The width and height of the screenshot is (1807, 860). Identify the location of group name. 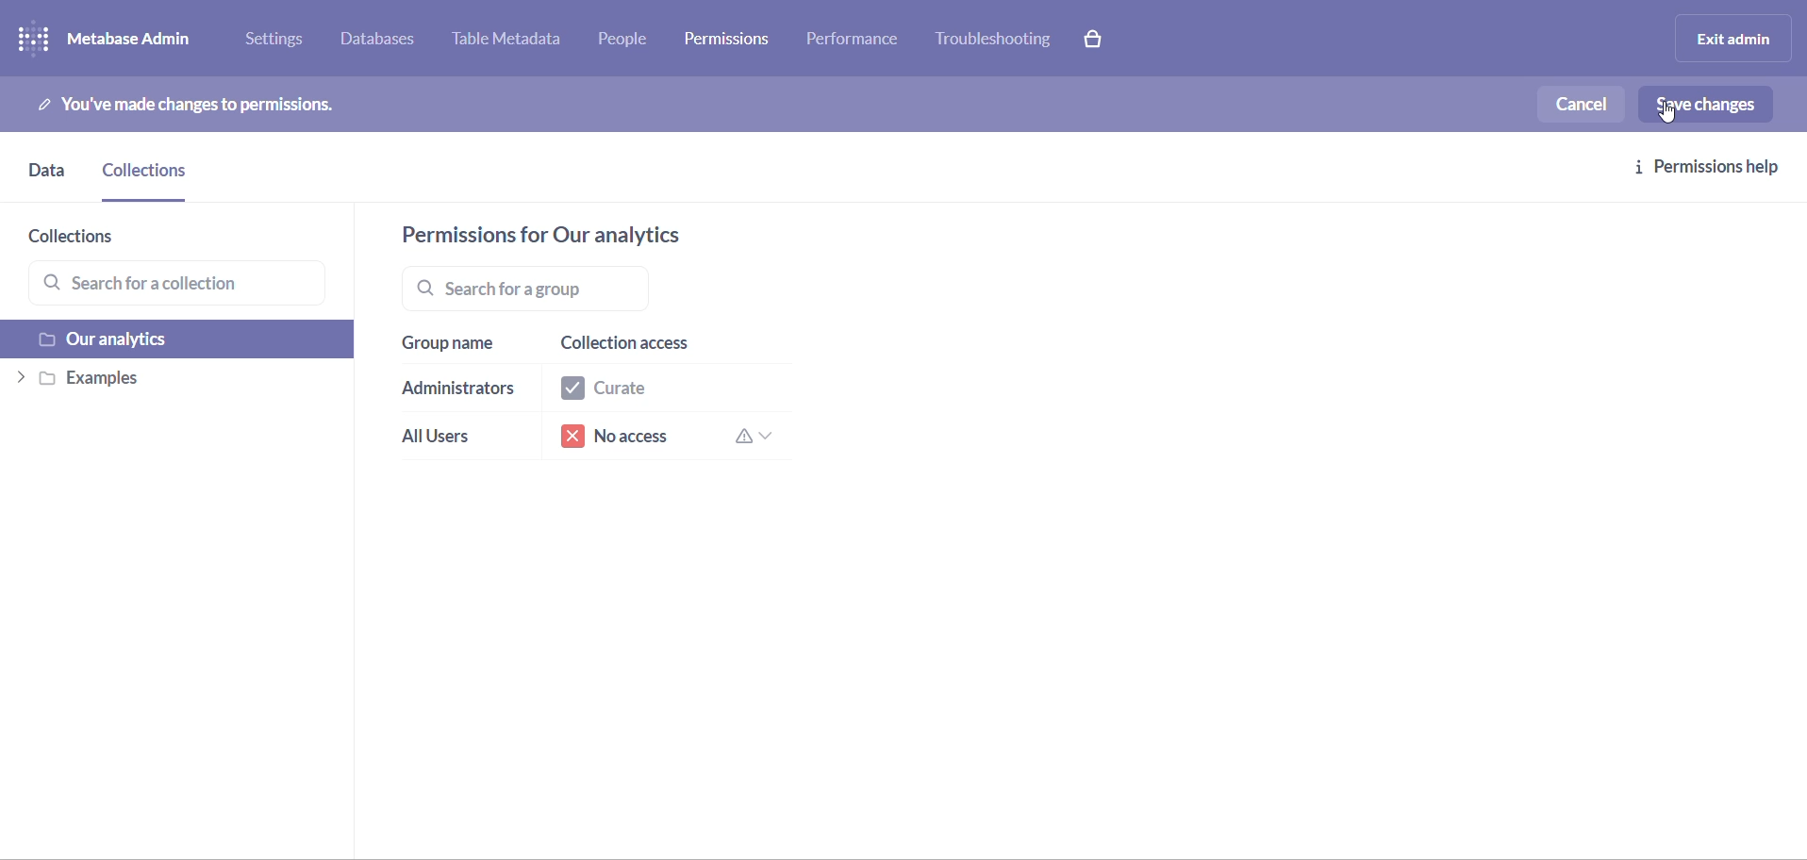
(450, 352).